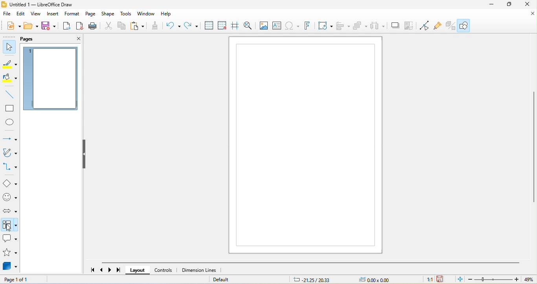  What do you see at coordinates (9, 138) in the screenshot?
I see `lines and arrow` at bounding box center [9, 138].